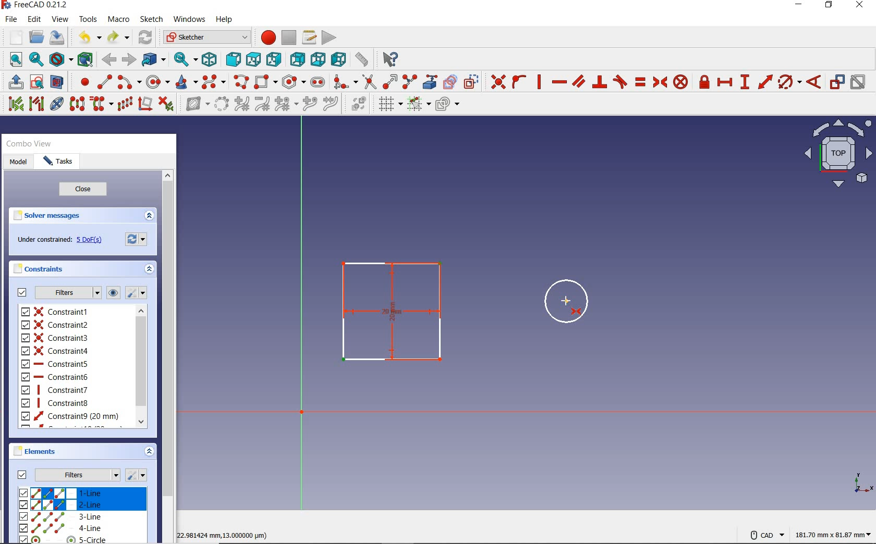 The image size is (876, 544). I want to click on expand, so click(151, 216).